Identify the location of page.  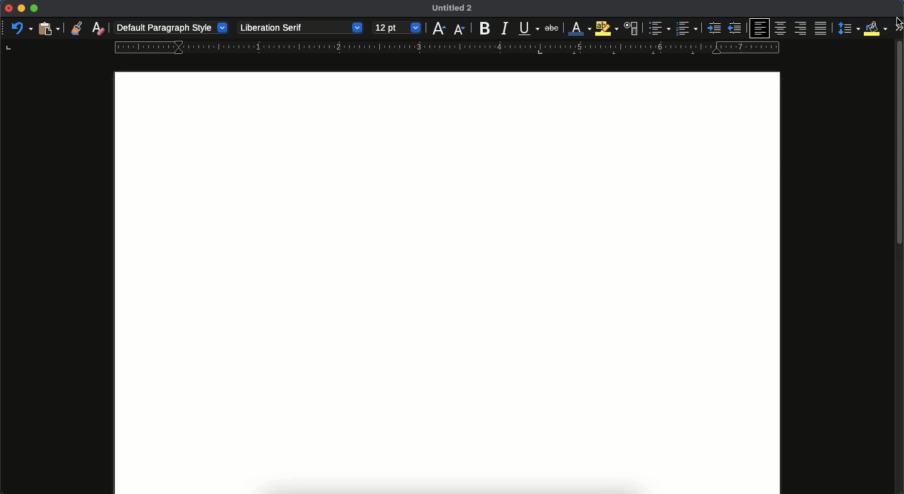
(448, 282).